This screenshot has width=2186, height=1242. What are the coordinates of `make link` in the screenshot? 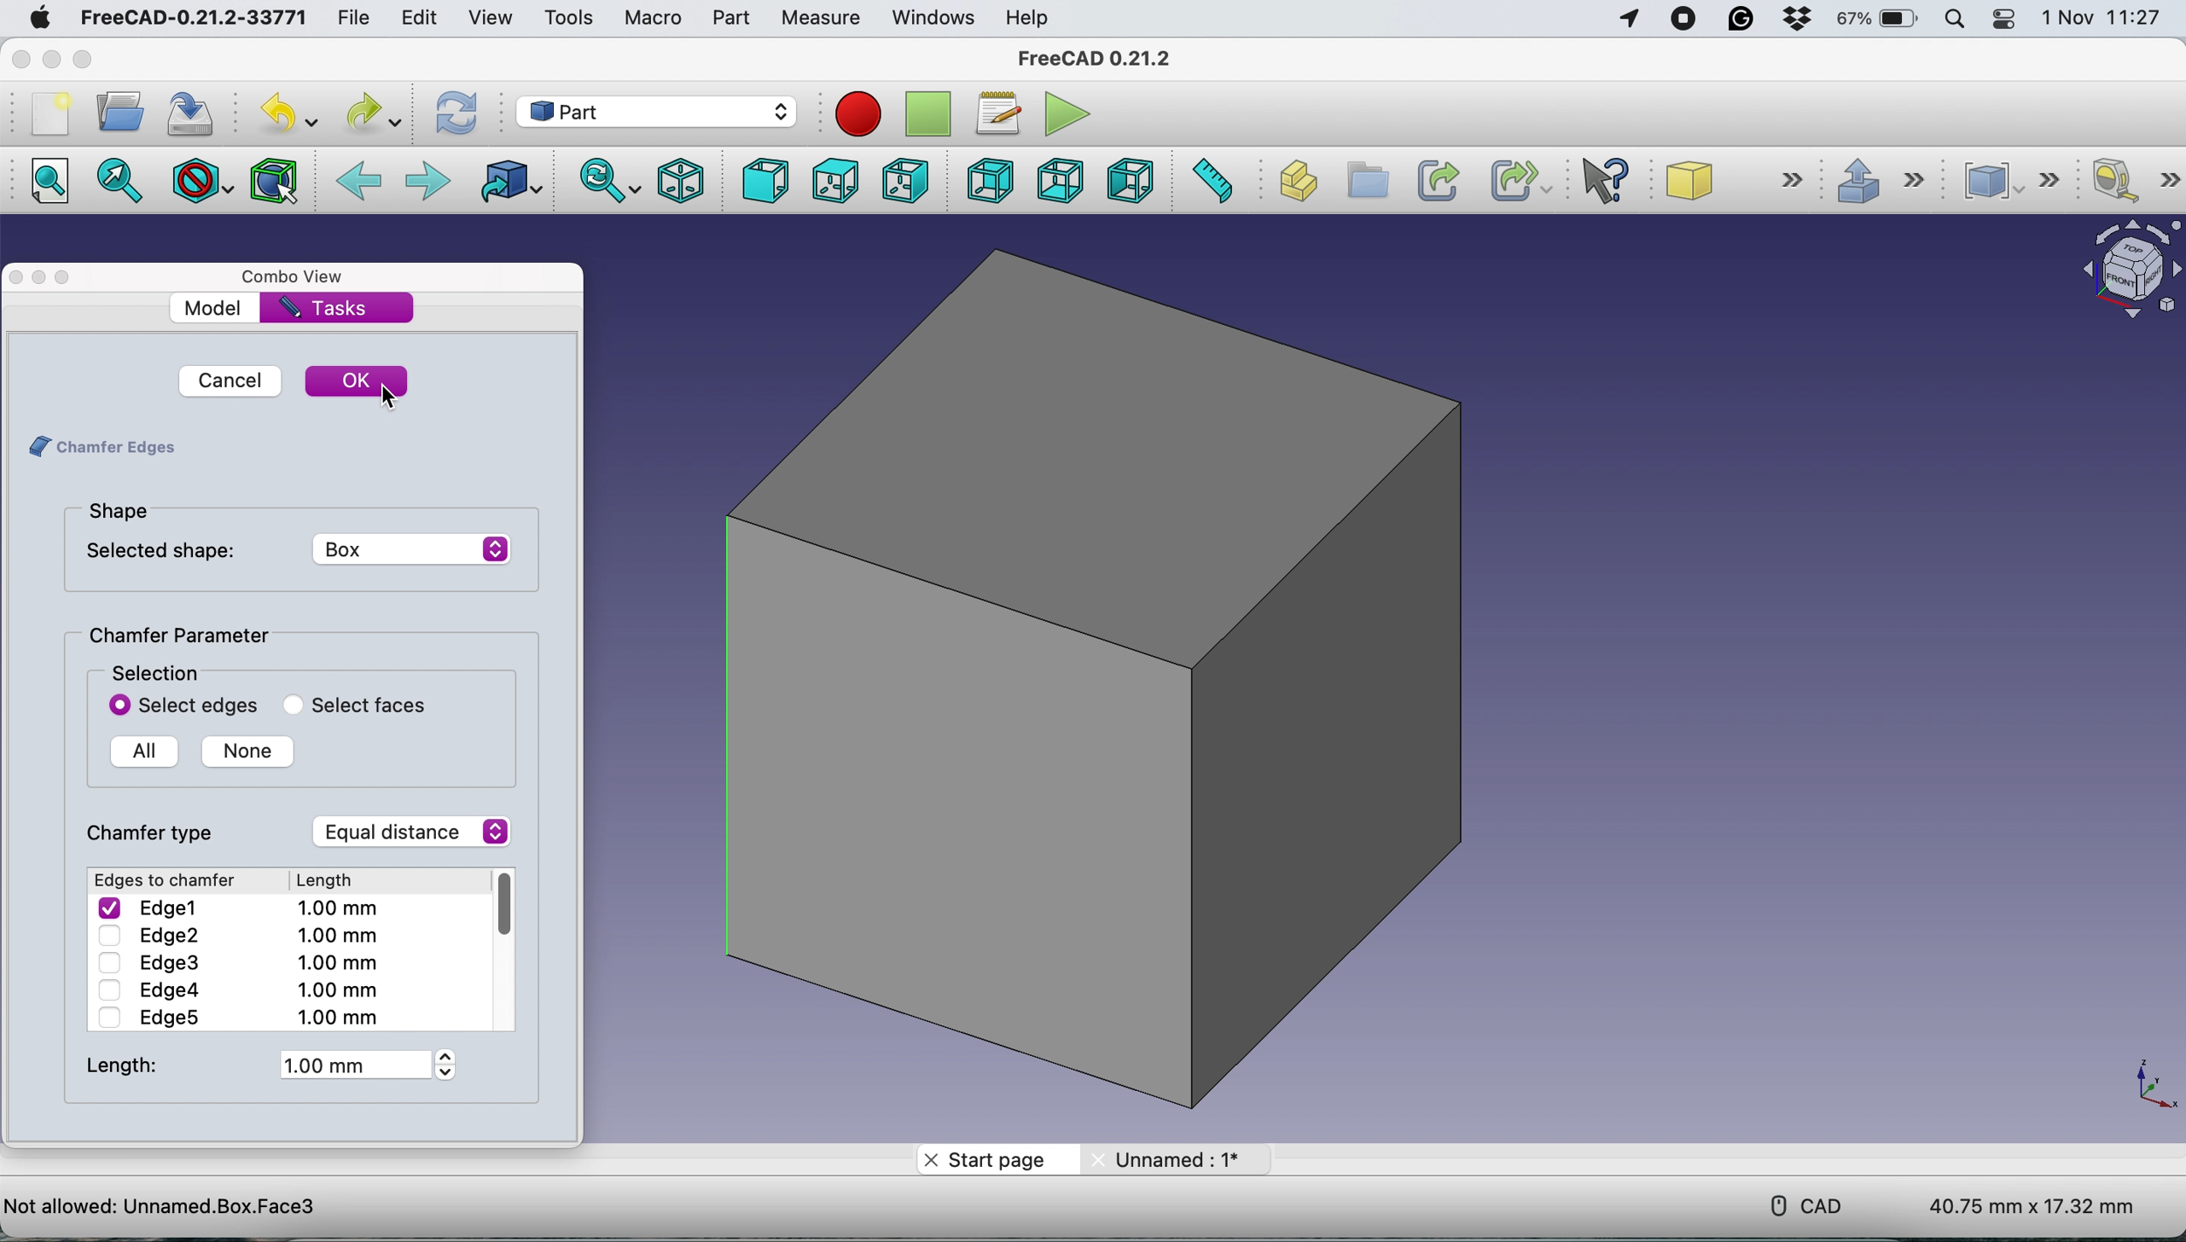 It's located at (1436, 180).